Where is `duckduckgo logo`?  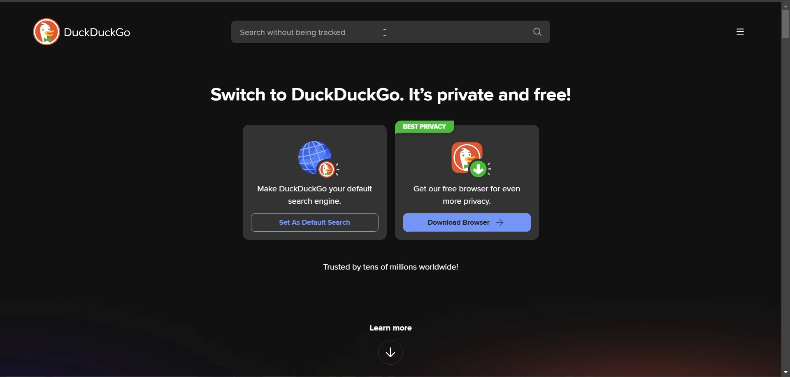
duckduckgo logo is located at coordinates (40, 32).